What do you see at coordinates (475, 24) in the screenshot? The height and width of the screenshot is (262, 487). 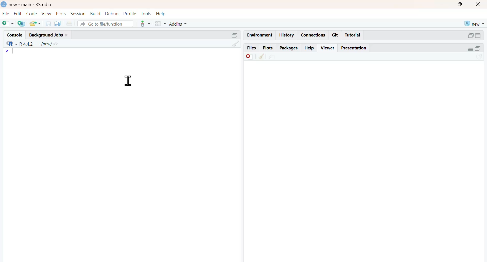 I see `new` at bounding box center [475, 24].